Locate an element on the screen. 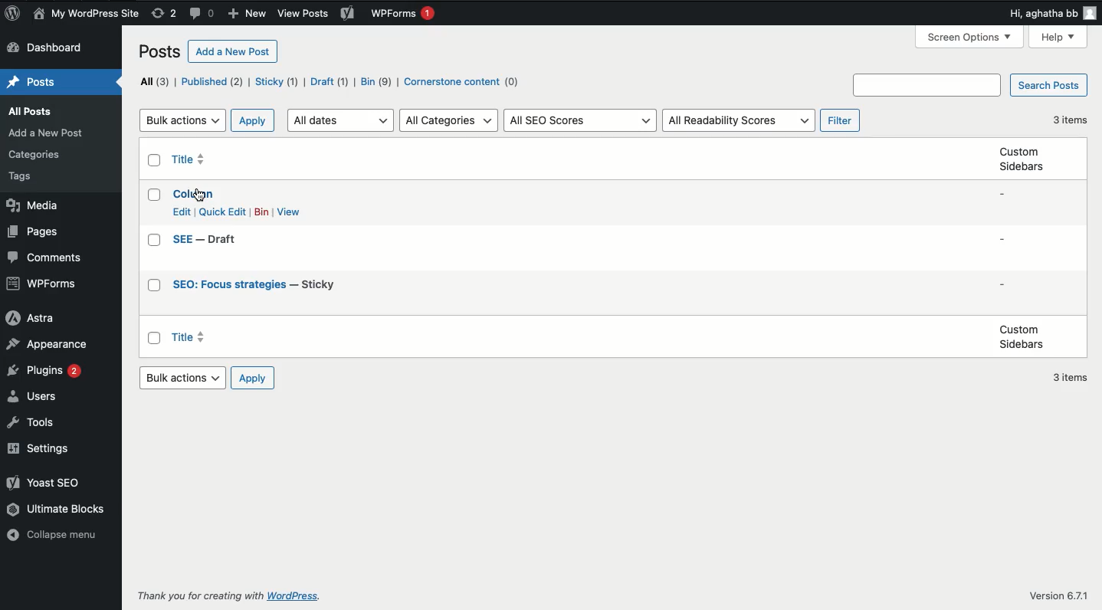 The image size is (1102, 610). Bin is located at coordinates (263, 212).